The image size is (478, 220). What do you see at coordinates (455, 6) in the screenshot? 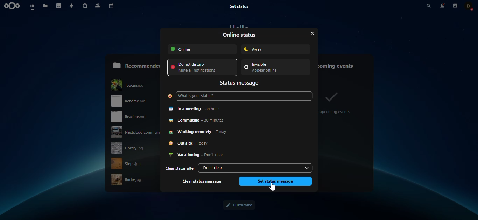
I see `contacts` at bounding box center [455, 6].